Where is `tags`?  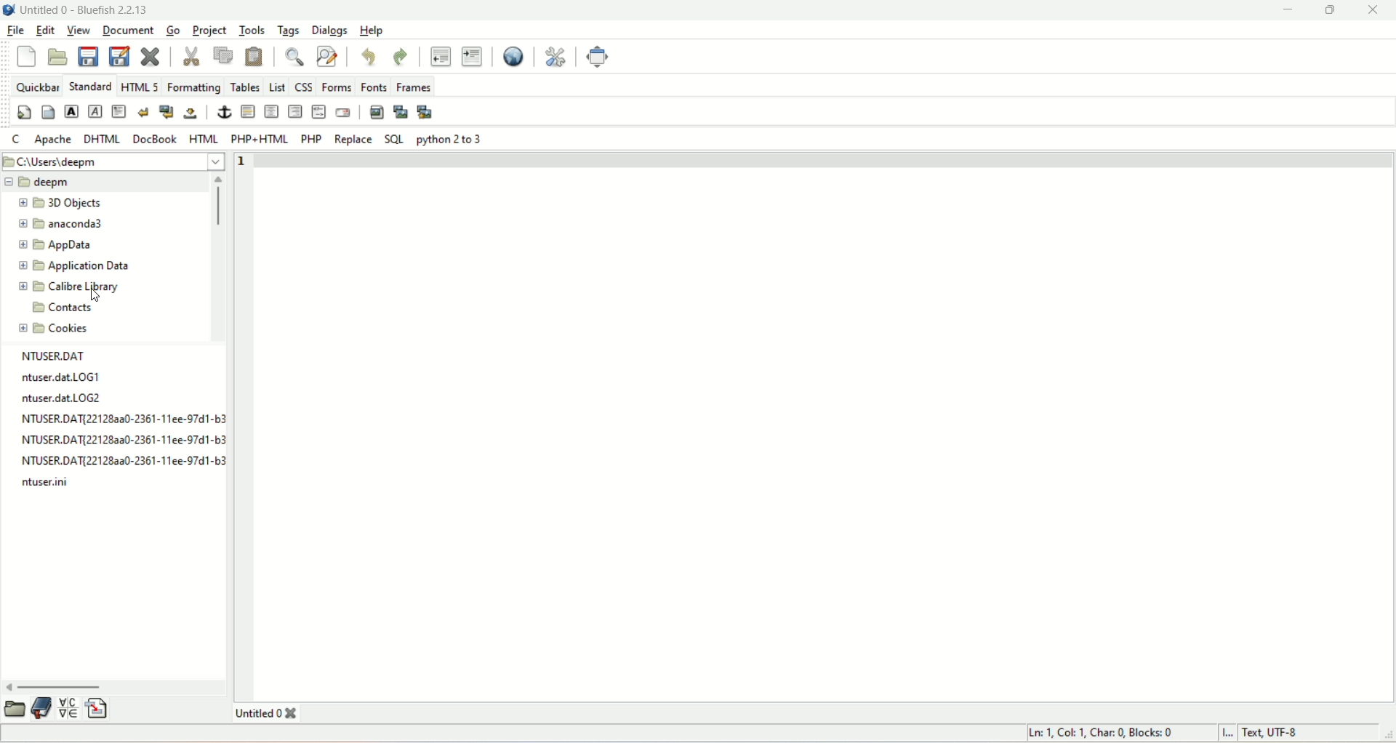
tags is located at coordinates (286, 33).